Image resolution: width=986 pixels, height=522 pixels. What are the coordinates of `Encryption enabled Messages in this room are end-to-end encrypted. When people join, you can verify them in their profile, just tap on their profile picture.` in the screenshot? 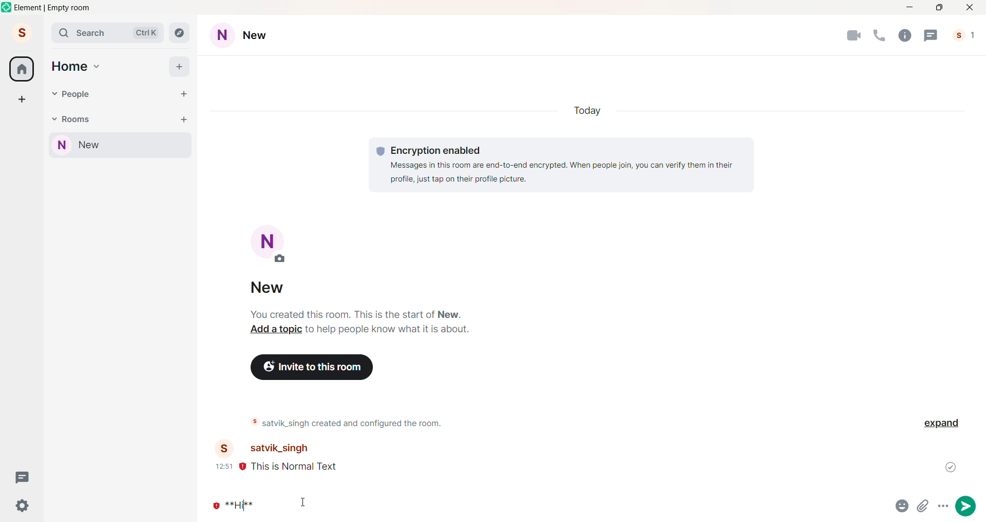 It's located at (562, 164).